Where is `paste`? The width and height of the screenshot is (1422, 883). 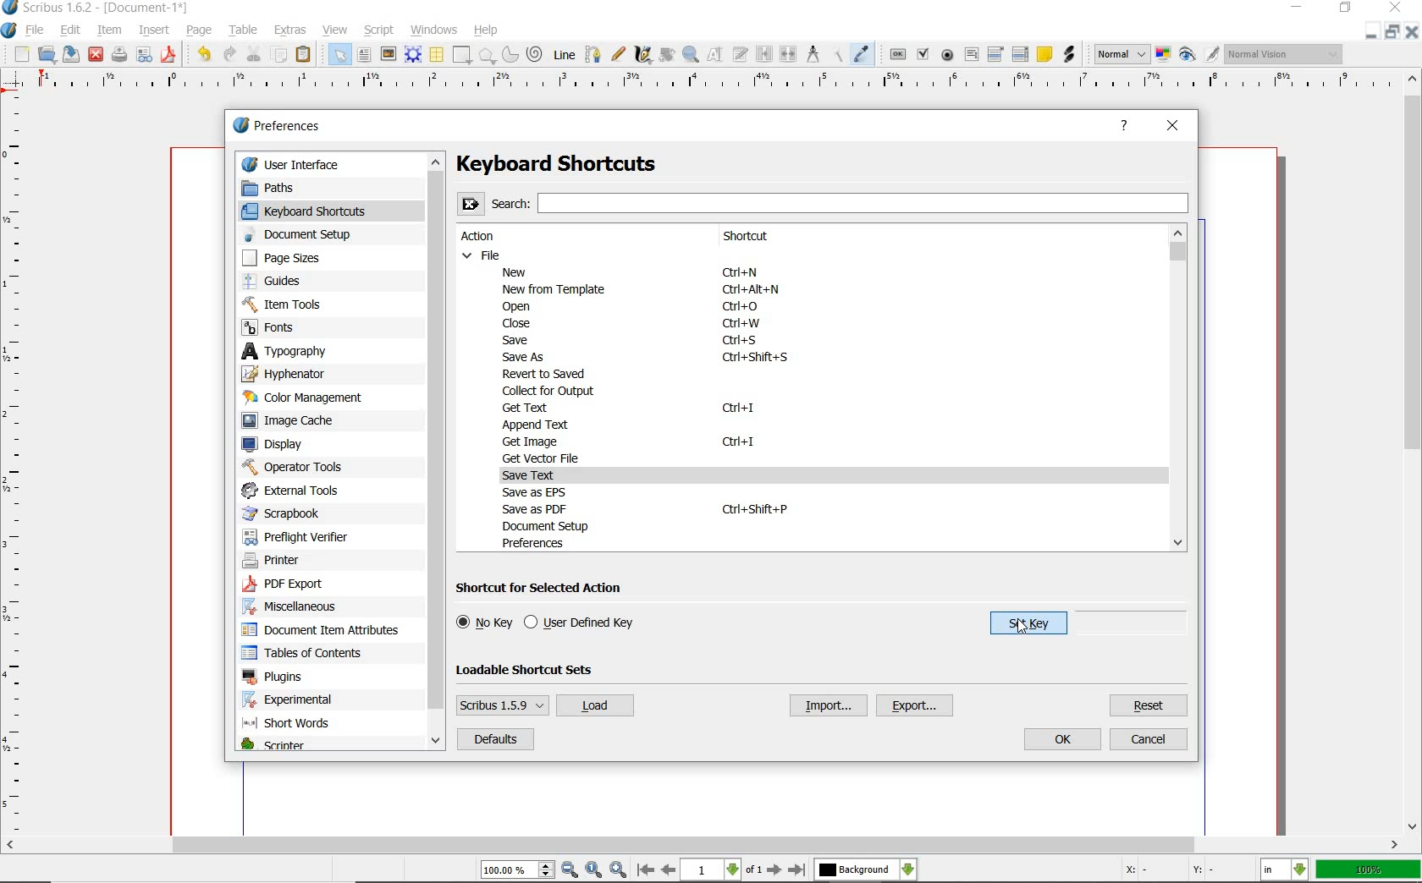 paste is located at coordinates (306, 56).